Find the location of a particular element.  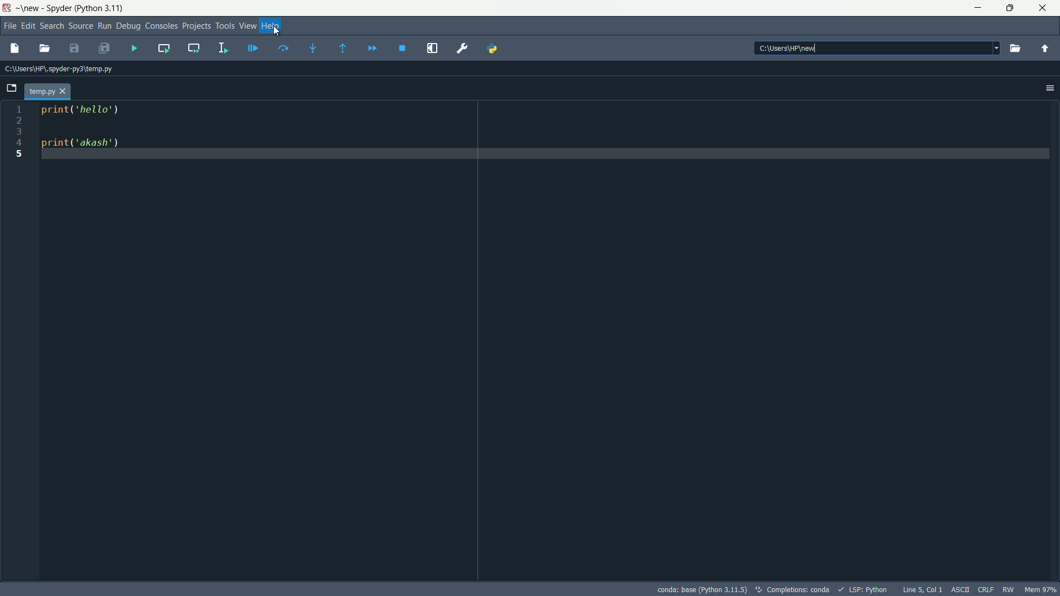

execute current line is located at coordinates (282, 48).